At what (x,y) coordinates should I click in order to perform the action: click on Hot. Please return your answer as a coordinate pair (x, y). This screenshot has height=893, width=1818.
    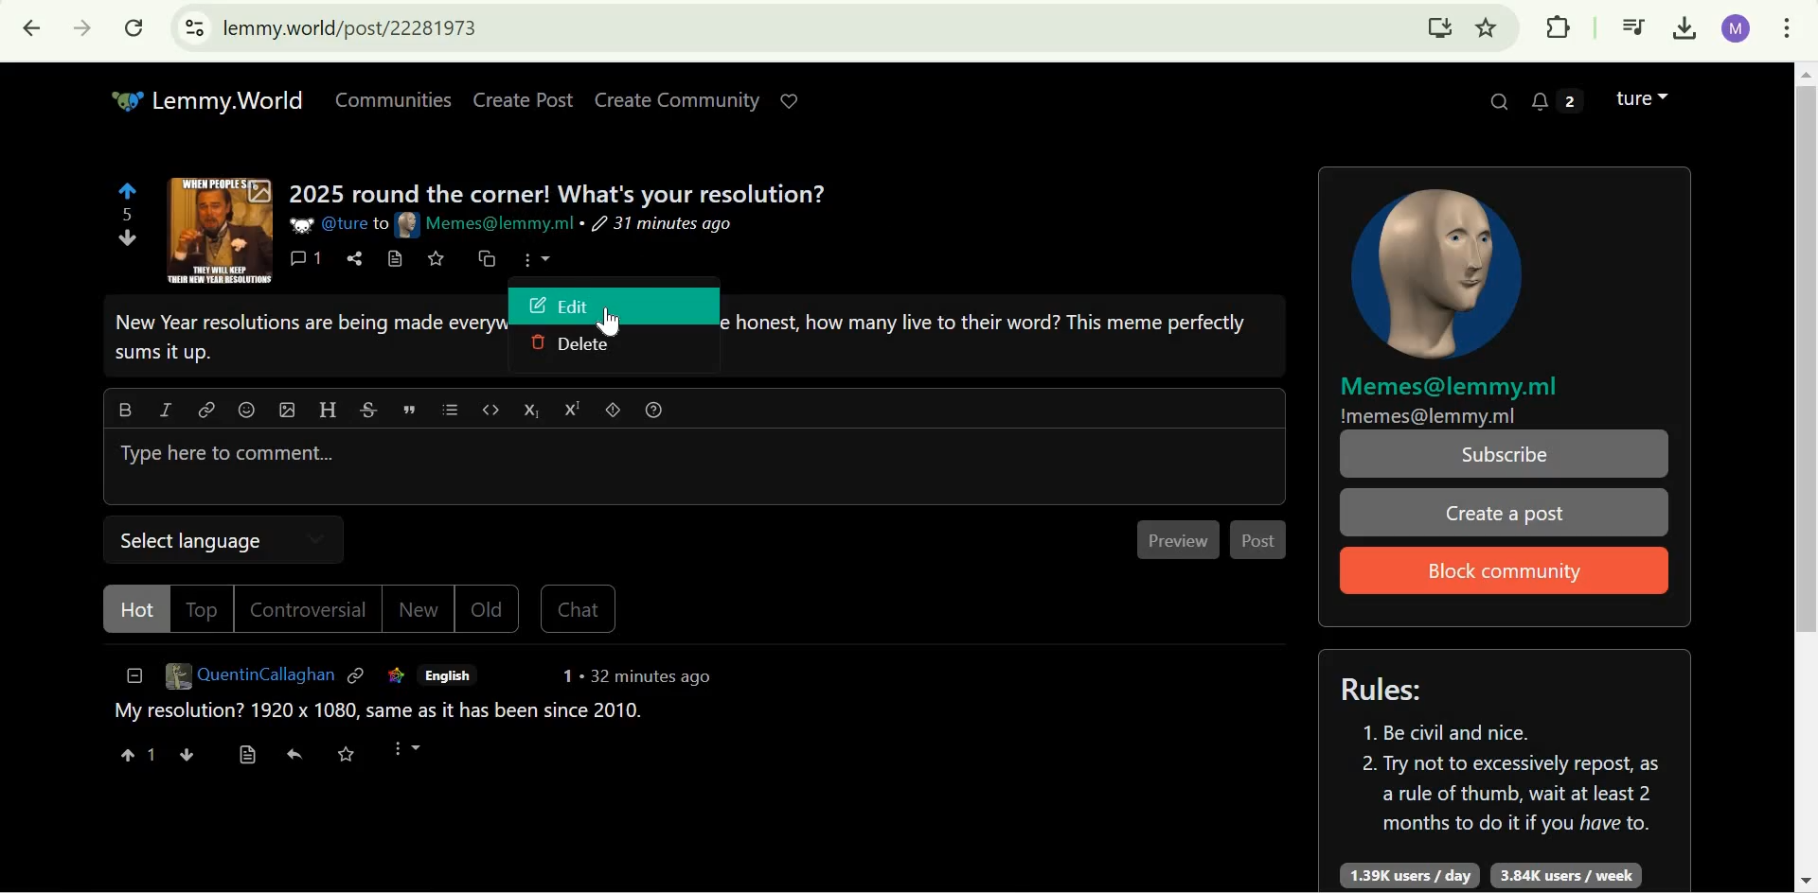
    Looking at the image, I should click on (137, 607).